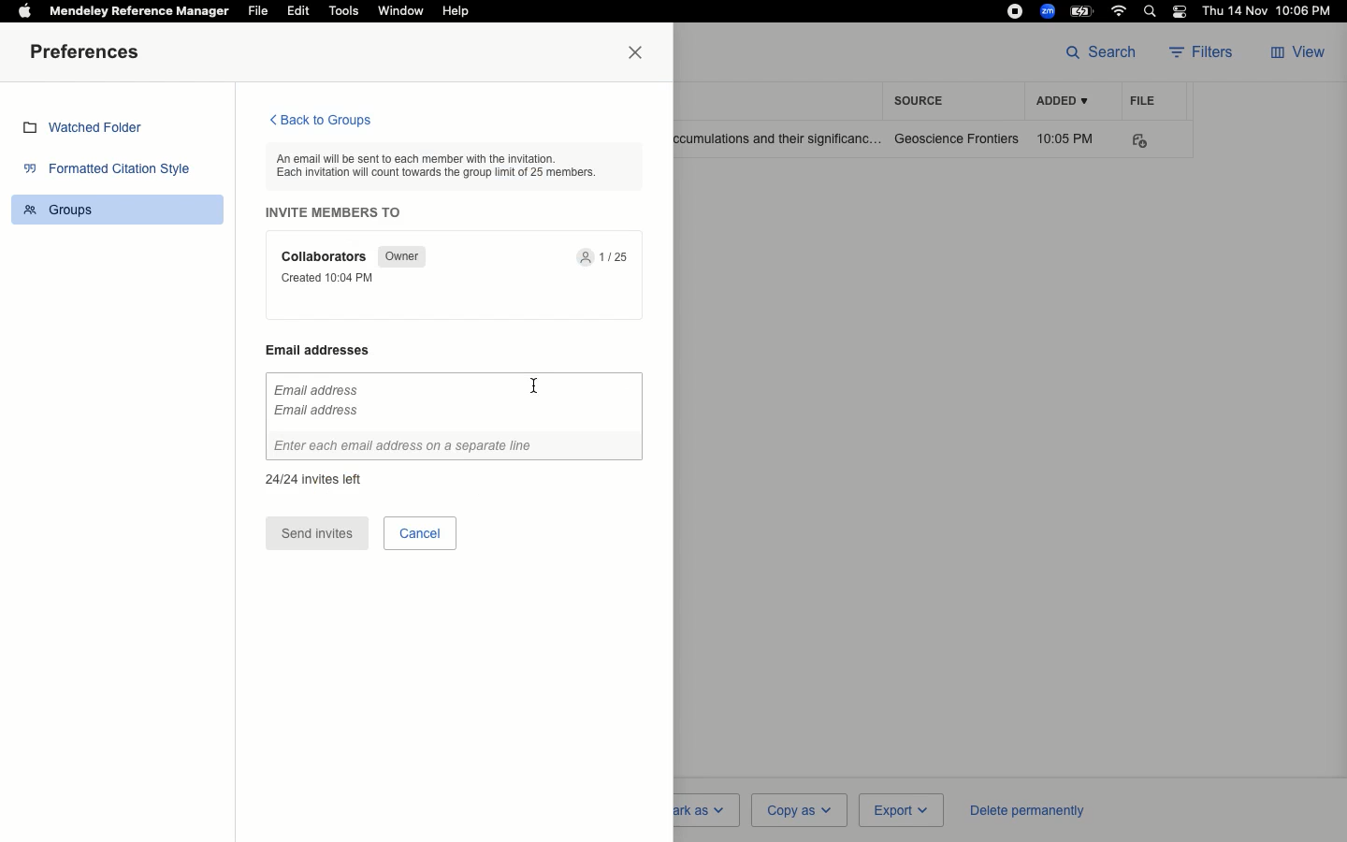 This screenshot has height=842, width=1347. Describe the element at coordinates (1015, 11) in the screenshot. I see `Recording` at that location.